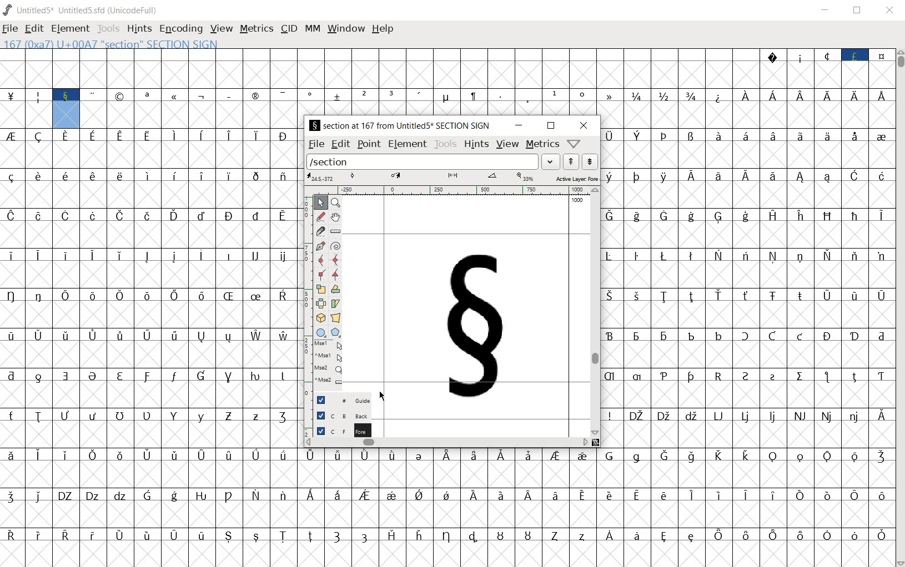 This screenshot has height=567, width=905. I want to click on empty cells, so click(746, 355).